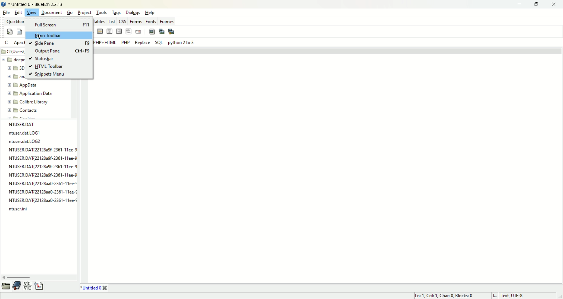  I want to click on CSS, so click(122, 21).